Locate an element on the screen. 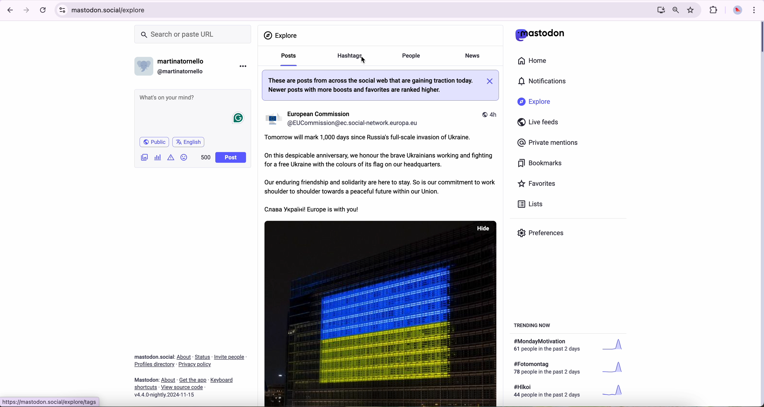 The image size is (764, 407). link is located at coordinates (168, 380).